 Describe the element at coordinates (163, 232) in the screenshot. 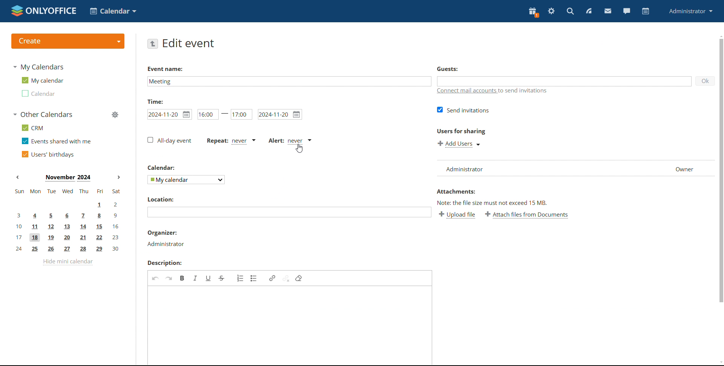

I see `organiser` at that location.